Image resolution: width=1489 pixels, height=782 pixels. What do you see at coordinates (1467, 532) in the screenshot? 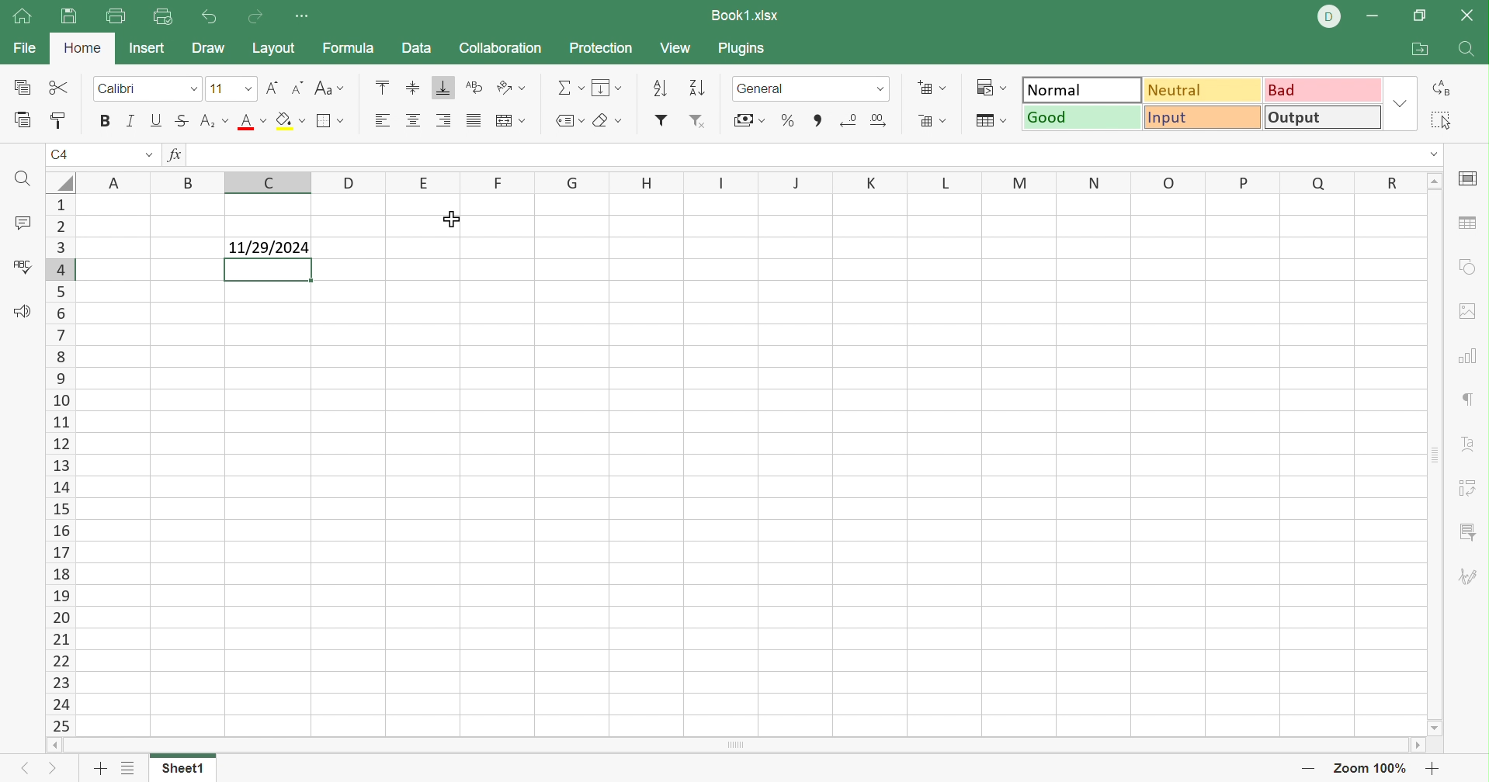
I see `Slicer settings` at bounding box center [1467, 532].